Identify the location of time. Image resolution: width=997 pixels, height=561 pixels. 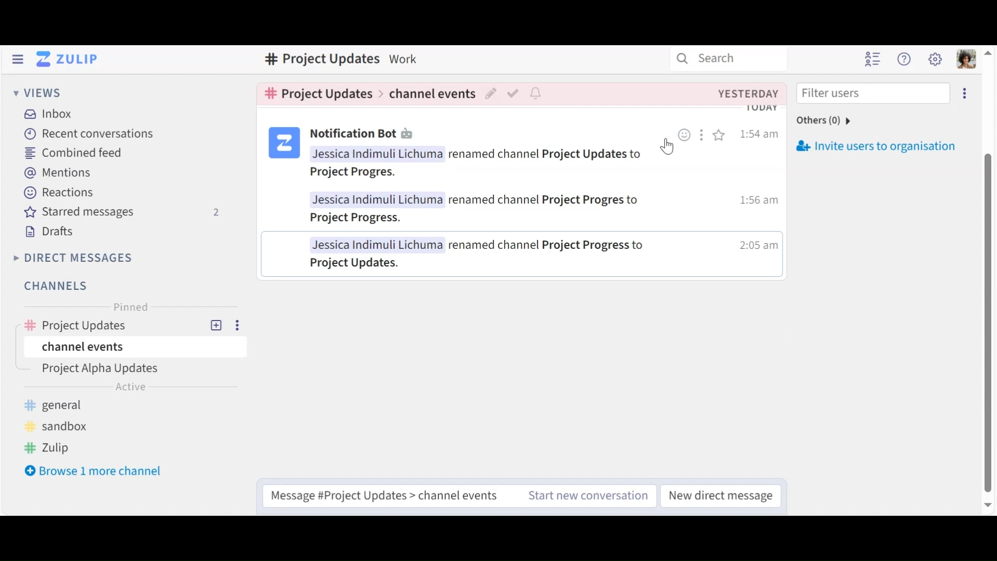
(759, 202).